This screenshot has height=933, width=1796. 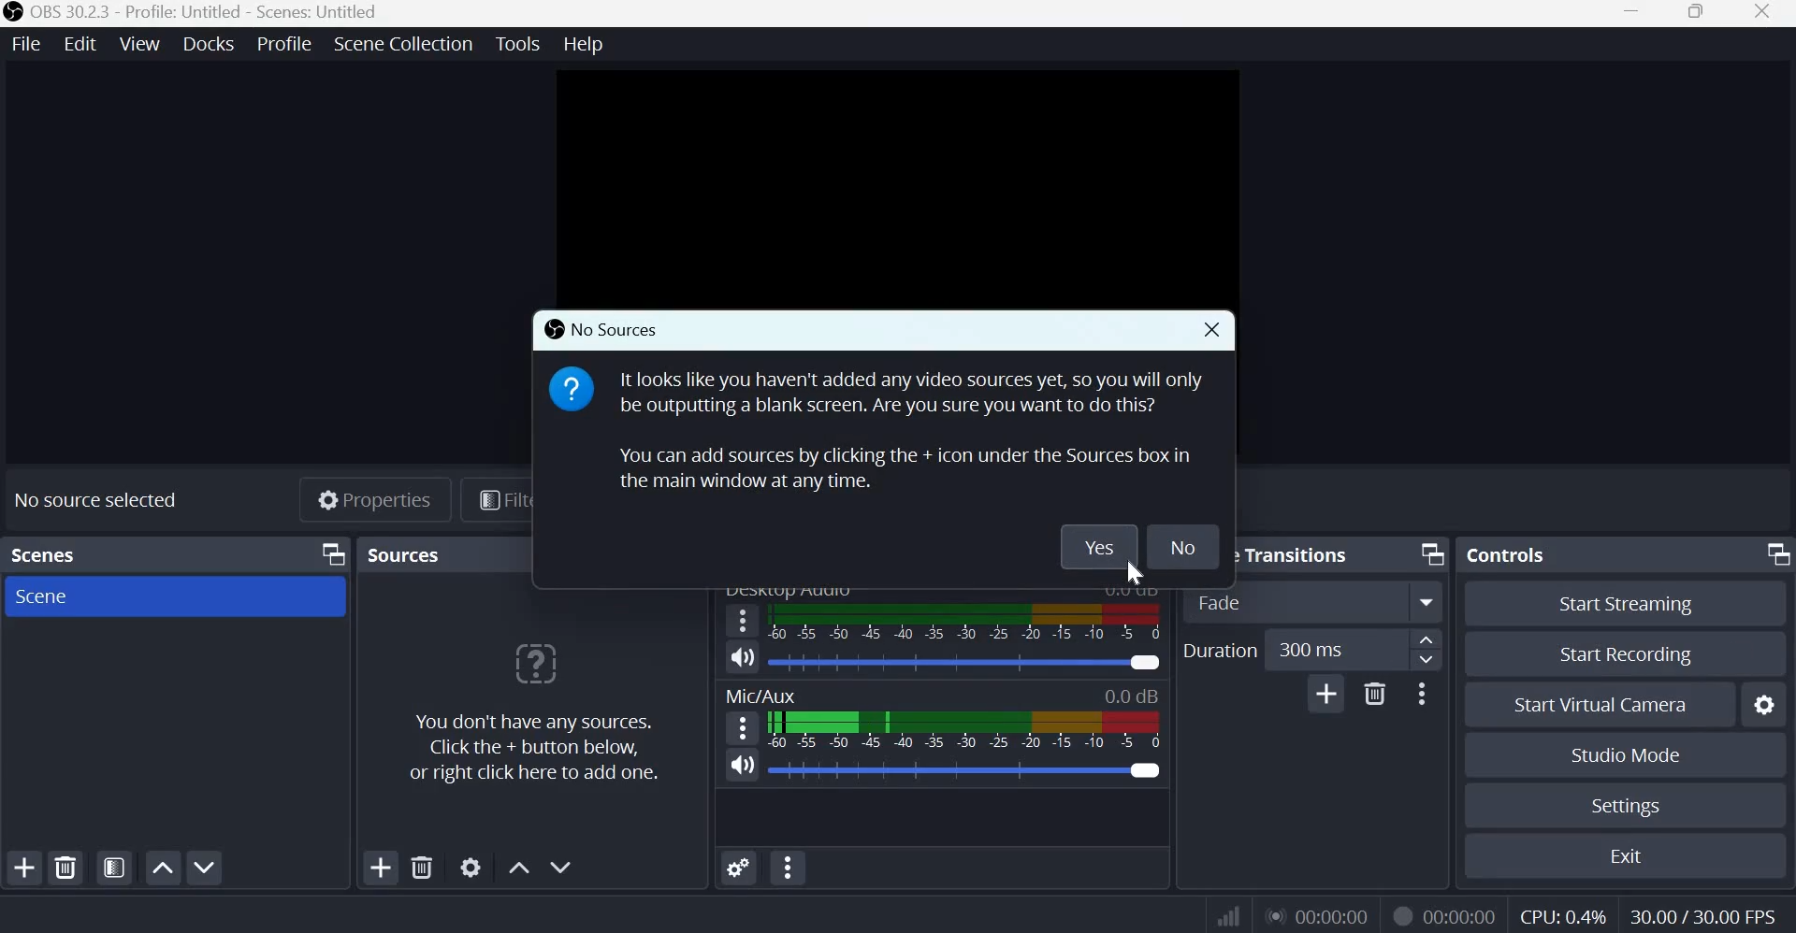 I want to click on Edit, so click(x=79, y=45).